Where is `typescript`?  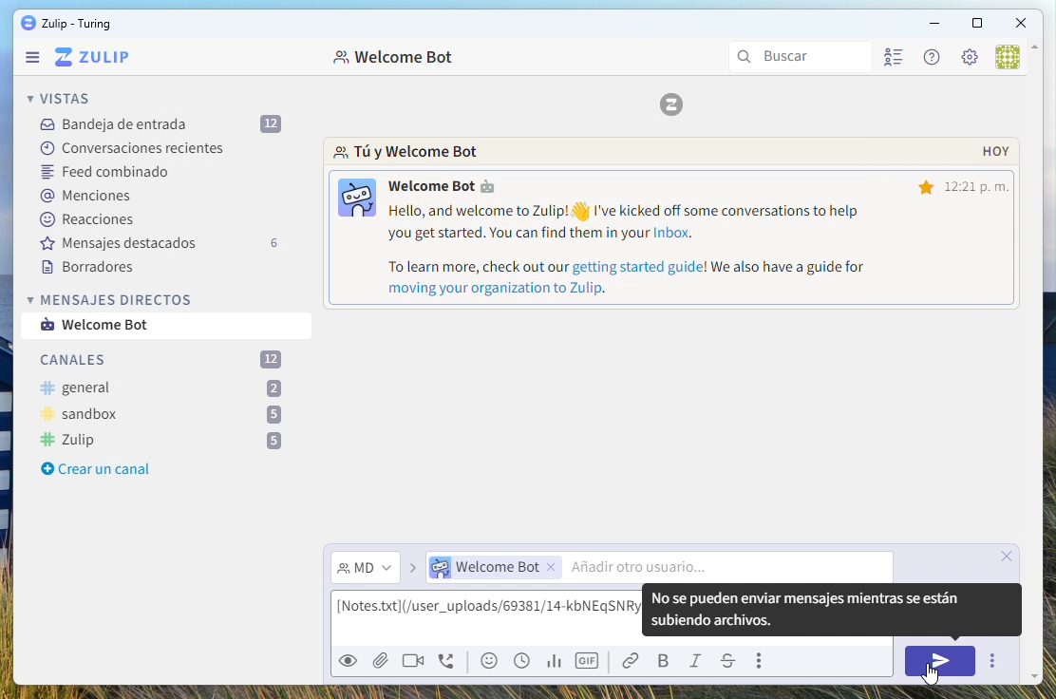
typescript is located at coordinates (728, 662).